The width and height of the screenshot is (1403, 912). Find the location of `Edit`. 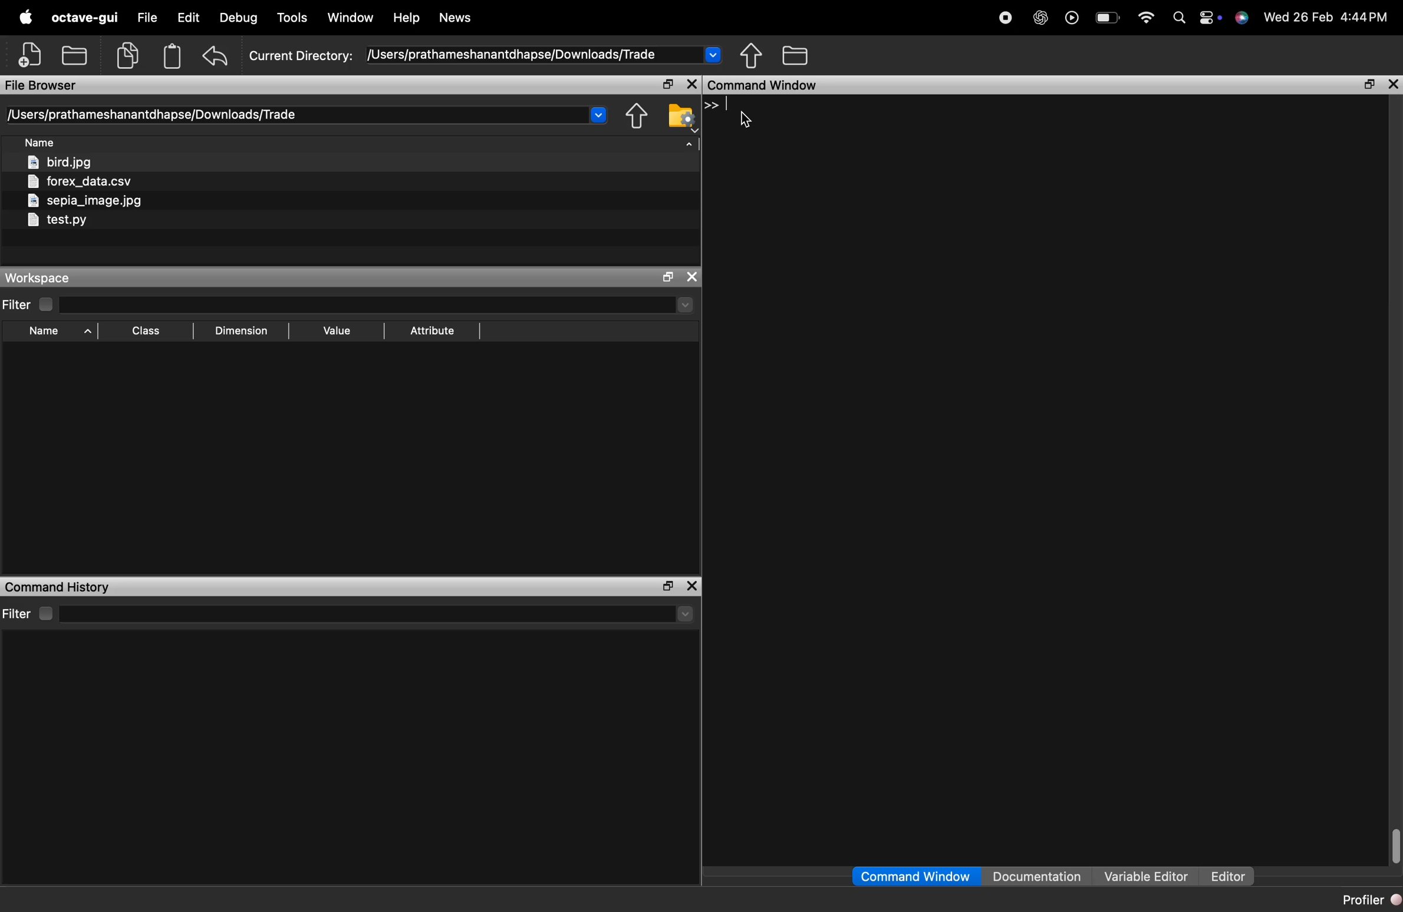

Edit is located at coordinates (188, 16).